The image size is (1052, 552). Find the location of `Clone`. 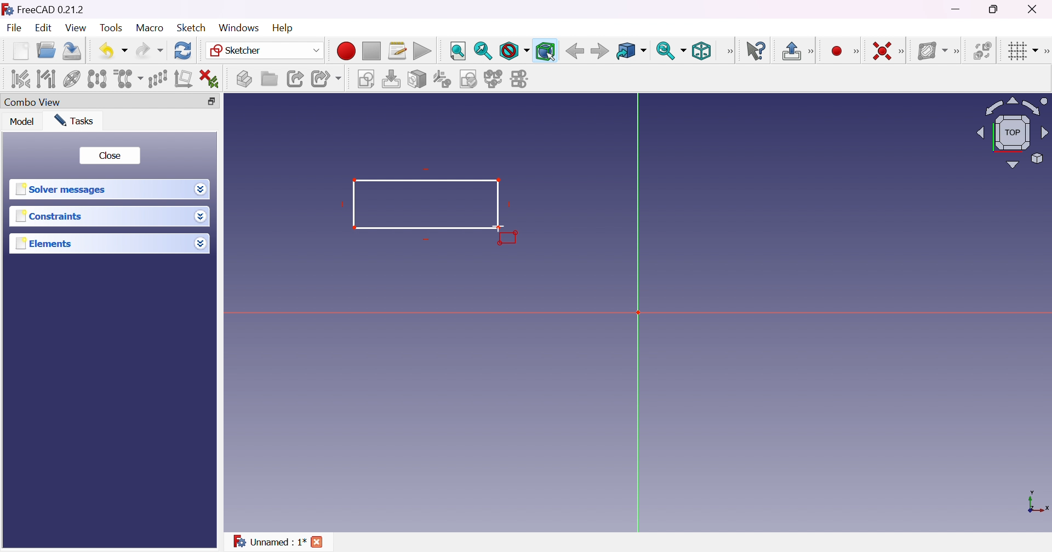

Clone is located at coordinates (128, 79).